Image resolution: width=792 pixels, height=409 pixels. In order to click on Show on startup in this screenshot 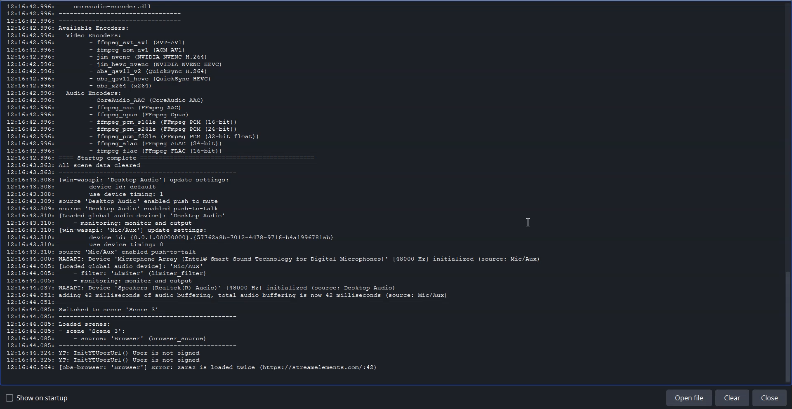, I will do `click(36, 398)`.